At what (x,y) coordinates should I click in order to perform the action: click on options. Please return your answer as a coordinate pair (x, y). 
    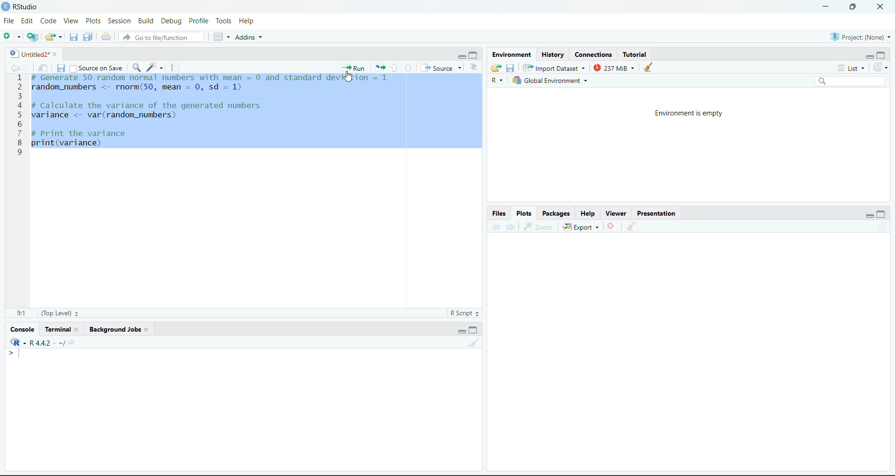
    Looking at the image, I should click on (222, 37).